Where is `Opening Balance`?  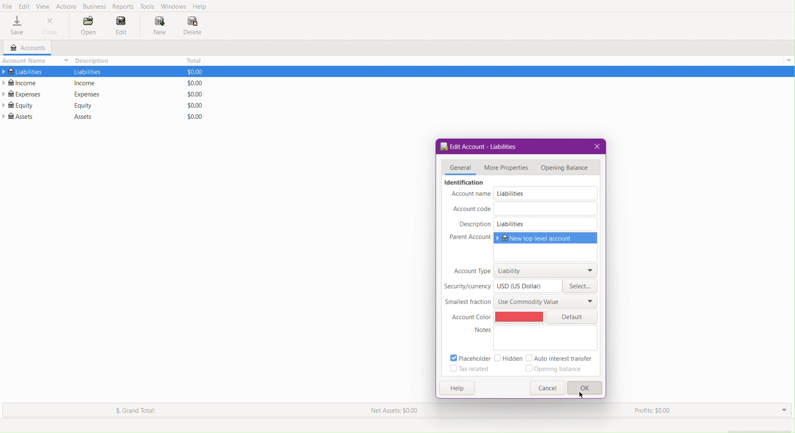 Opening Balance is located at coordinates (567, 168).